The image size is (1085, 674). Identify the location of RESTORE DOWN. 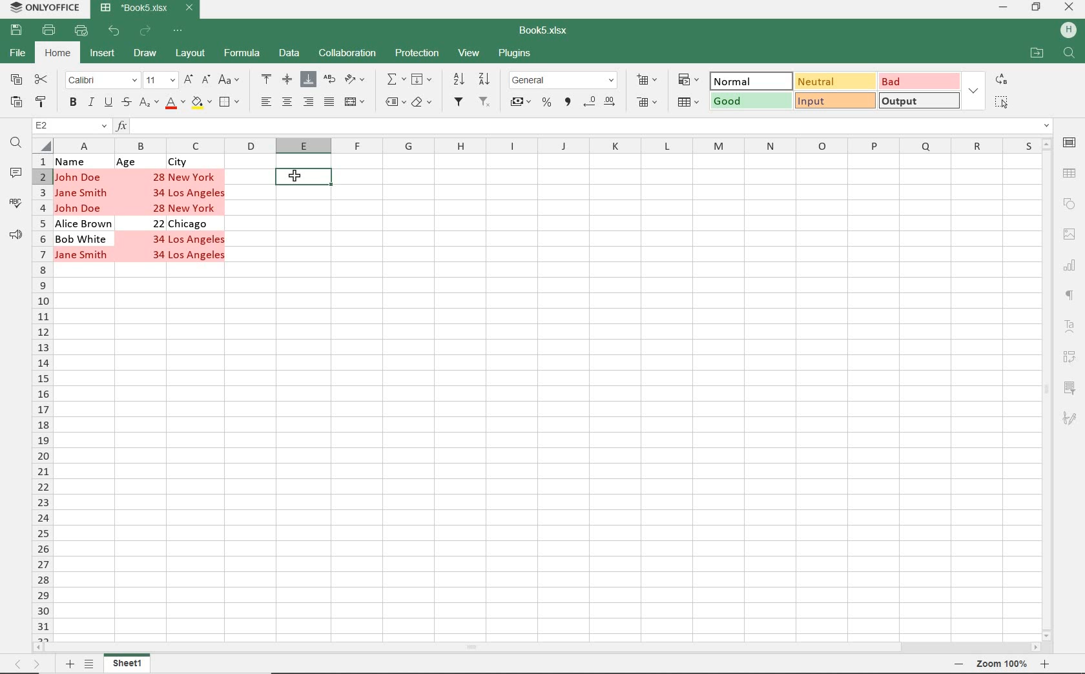
(1038, 8).